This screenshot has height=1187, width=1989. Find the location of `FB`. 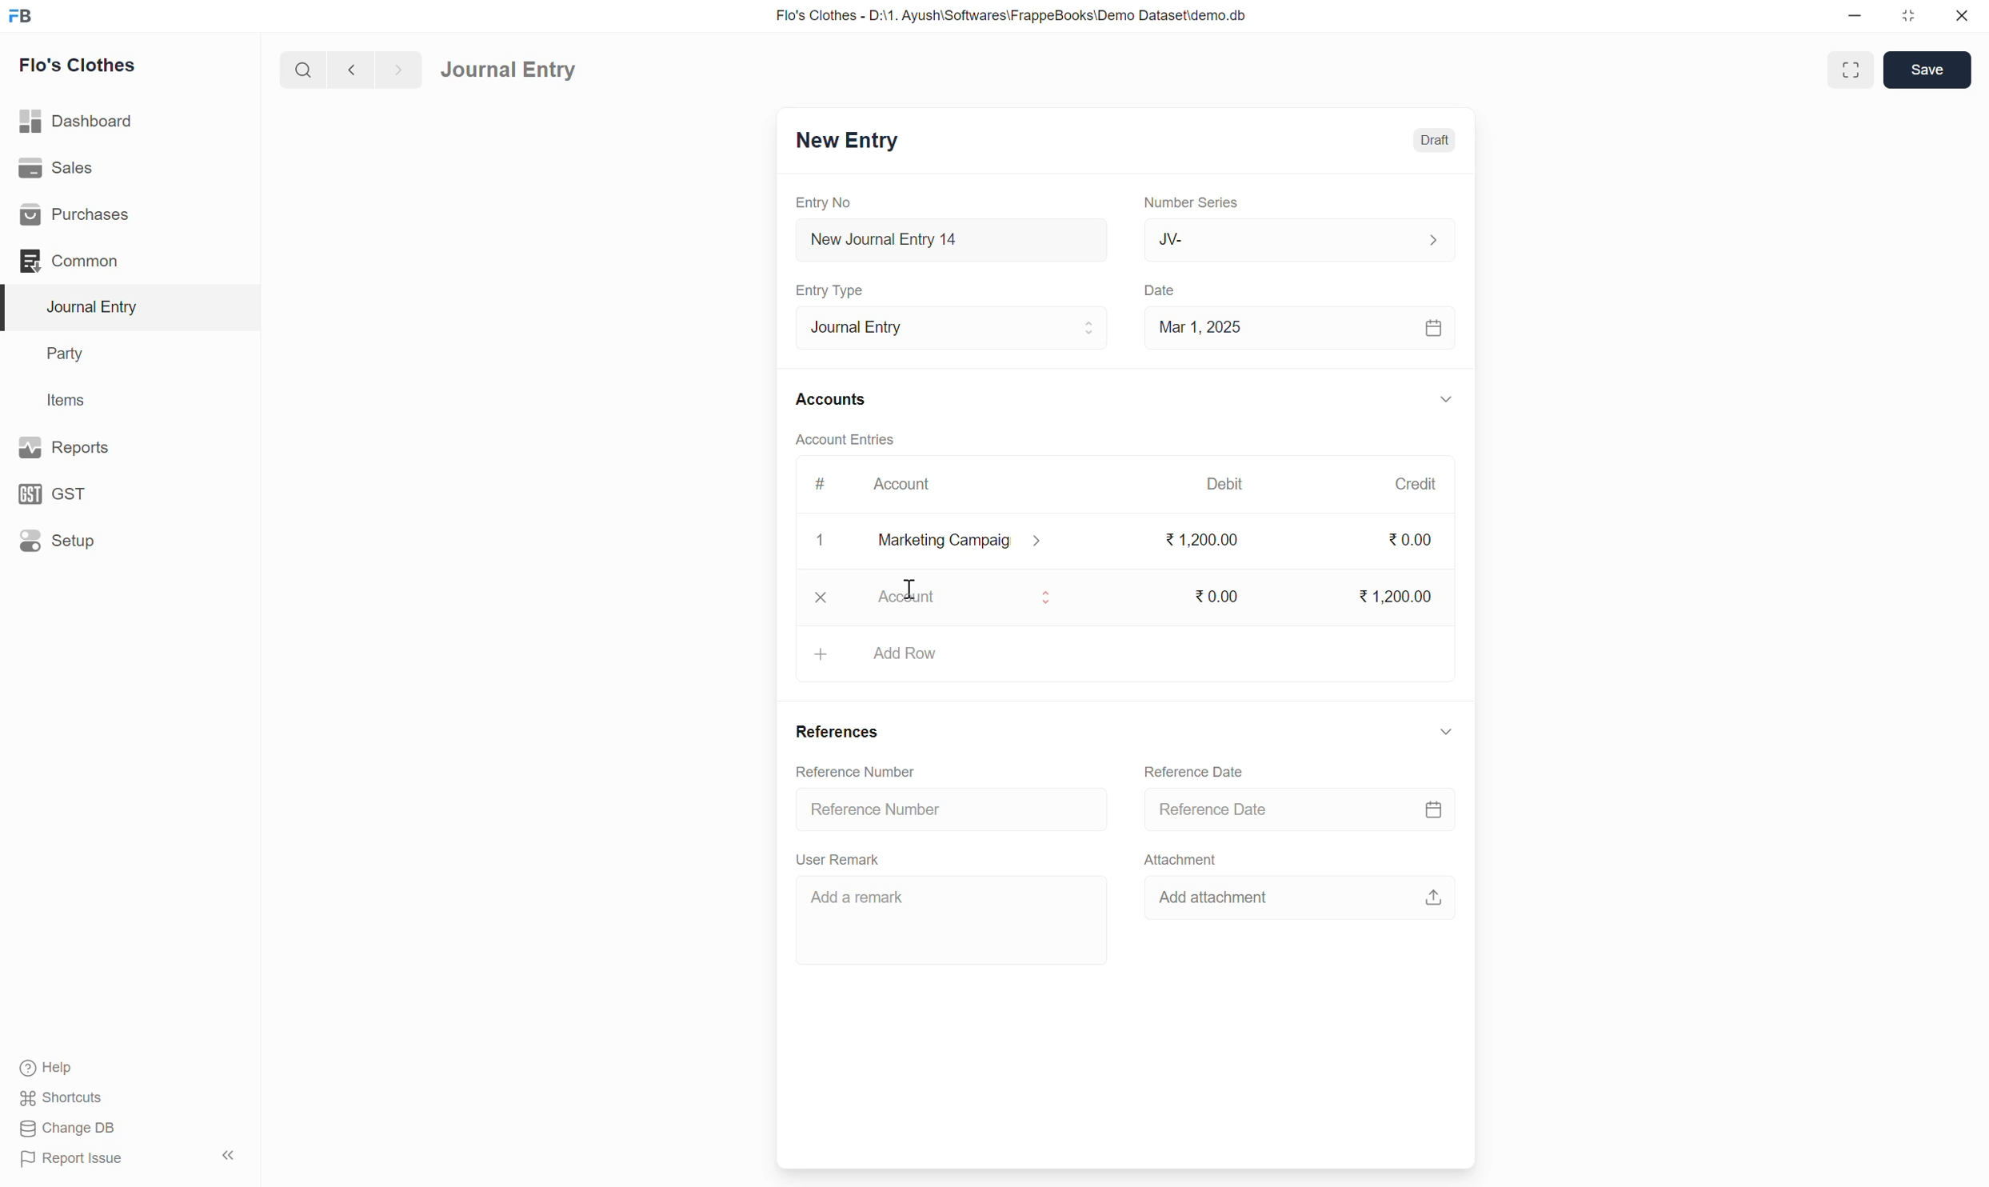

FB is located at coordinates (21, 16).